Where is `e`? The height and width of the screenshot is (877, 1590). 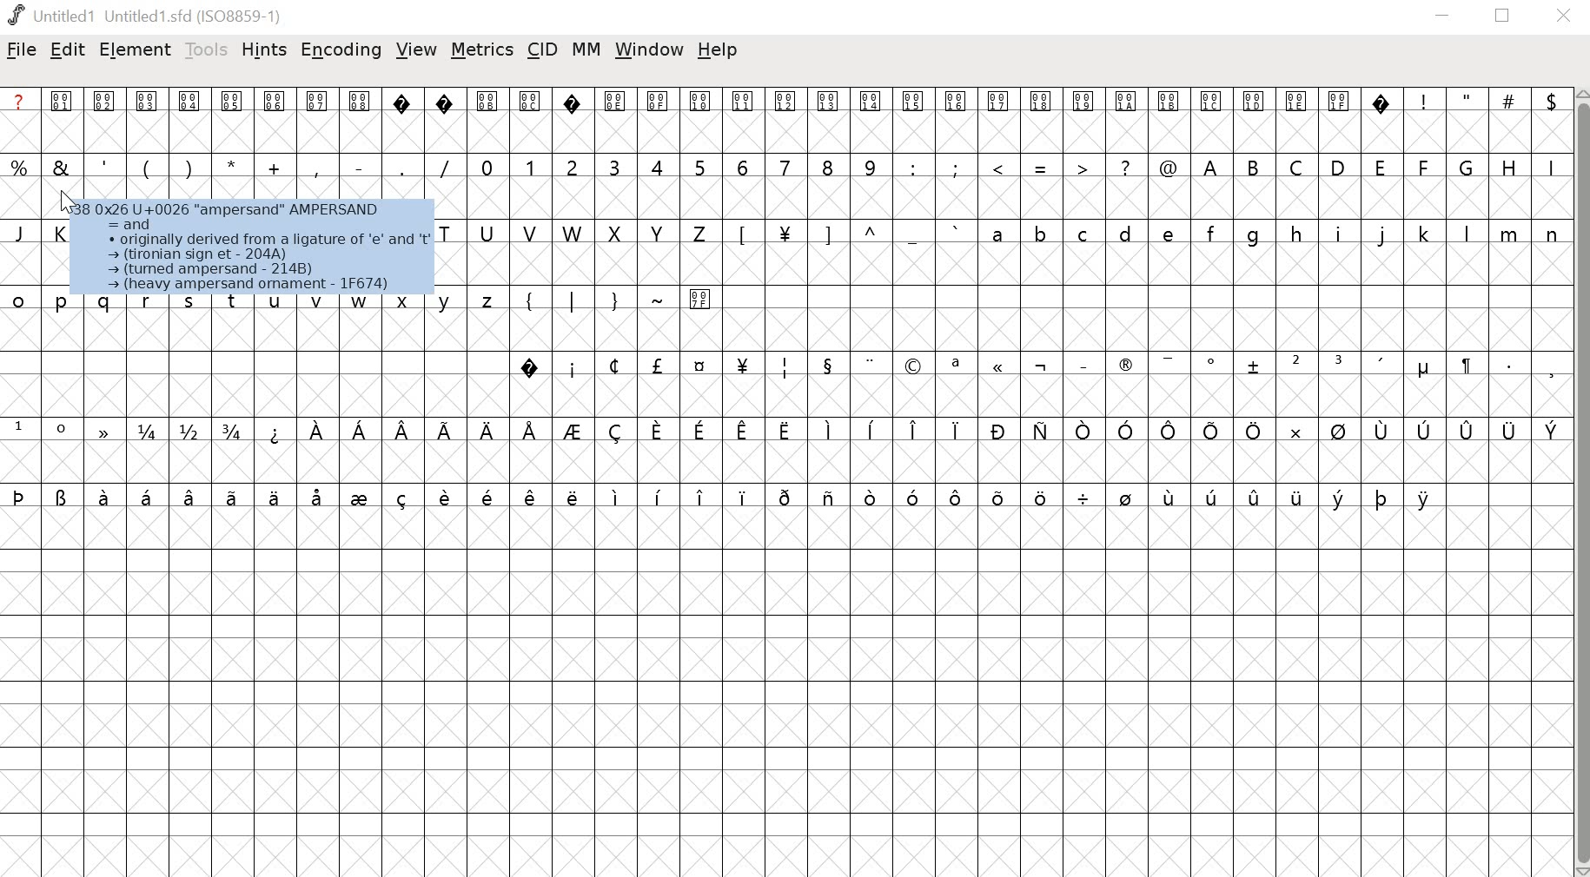 e is located at coordinates (1171, 233).